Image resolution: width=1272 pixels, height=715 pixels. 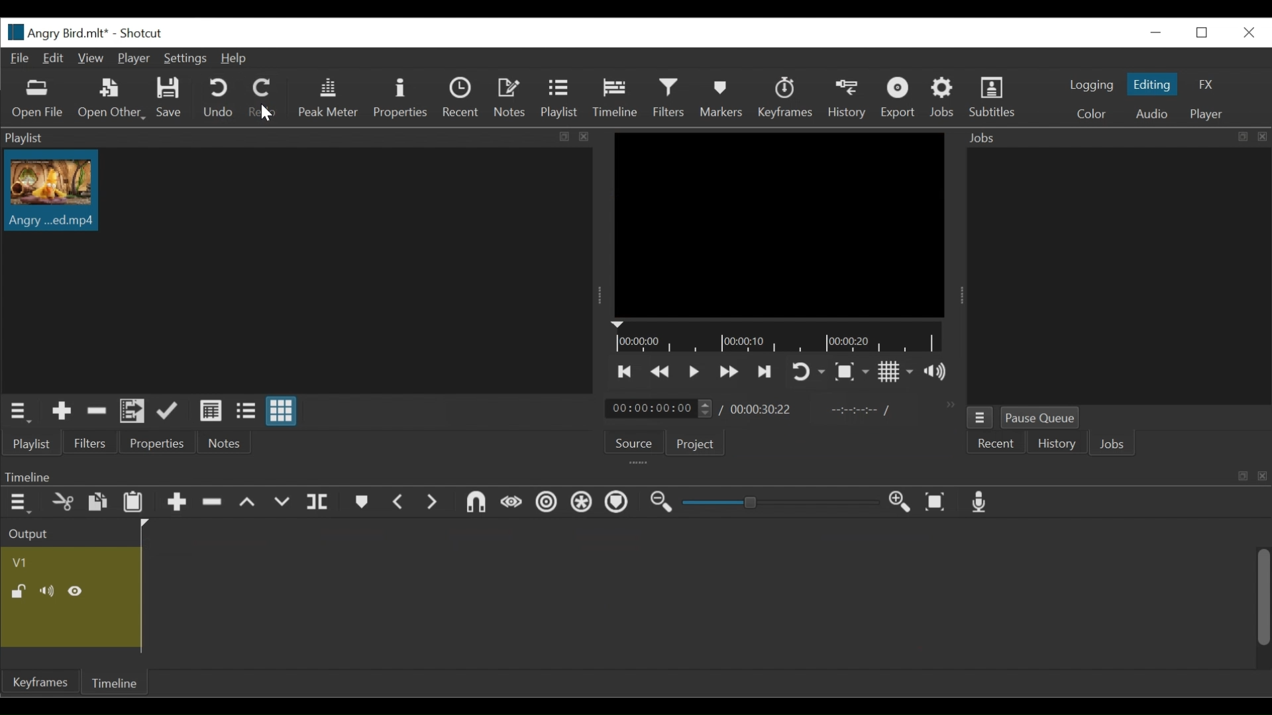 What do you see at coordinates (936, 503) in the screenshot?
I see `Zoom timeline to fit` at bounding box center [936, 503].